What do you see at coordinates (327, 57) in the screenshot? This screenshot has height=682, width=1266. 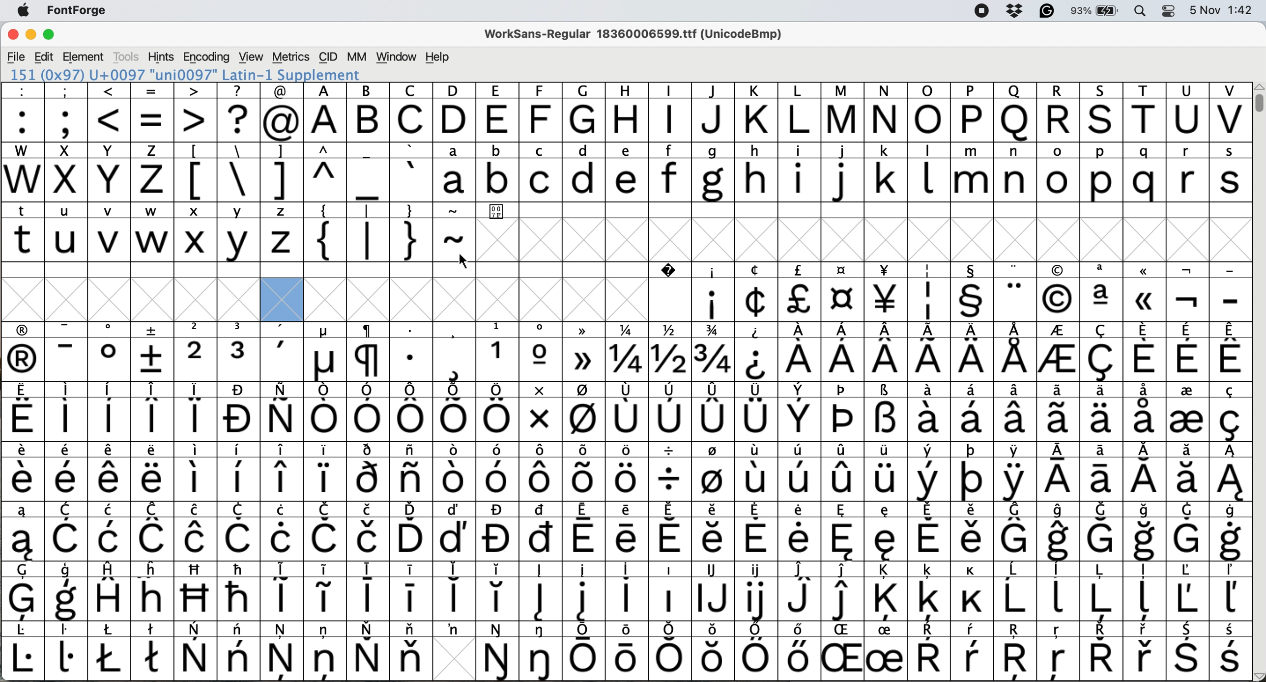 I see `cid` at bounding box center [327, 57].